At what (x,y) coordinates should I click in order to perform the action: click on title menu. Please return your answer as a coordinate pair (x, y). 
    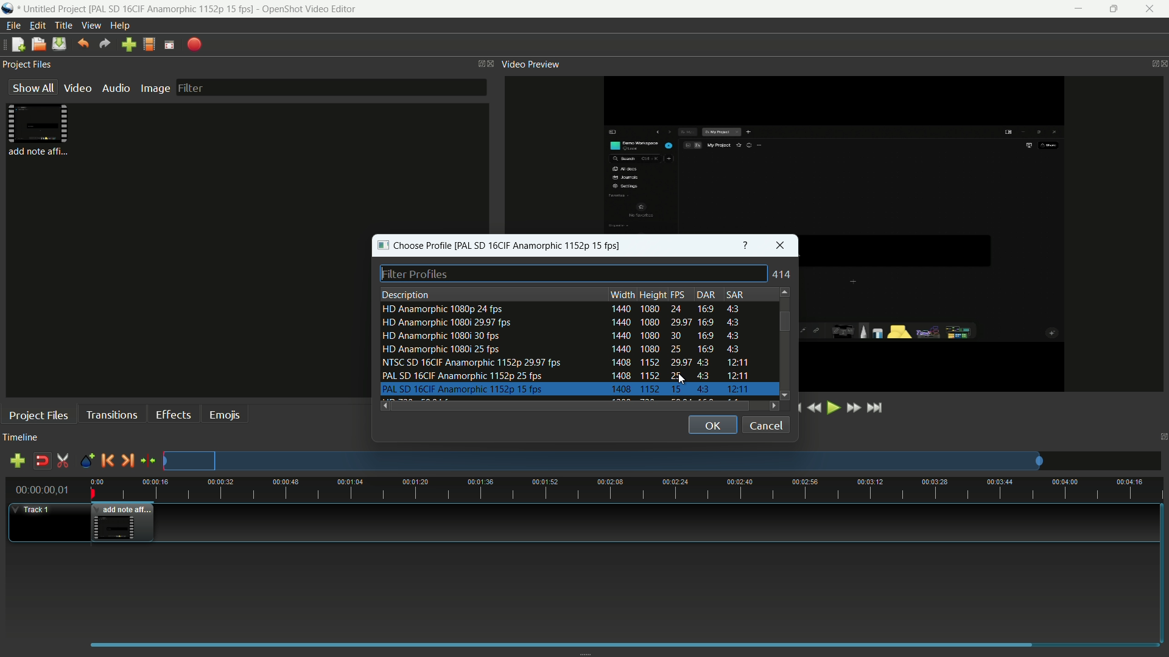
    Looking at the image, I should click on (61, 25).